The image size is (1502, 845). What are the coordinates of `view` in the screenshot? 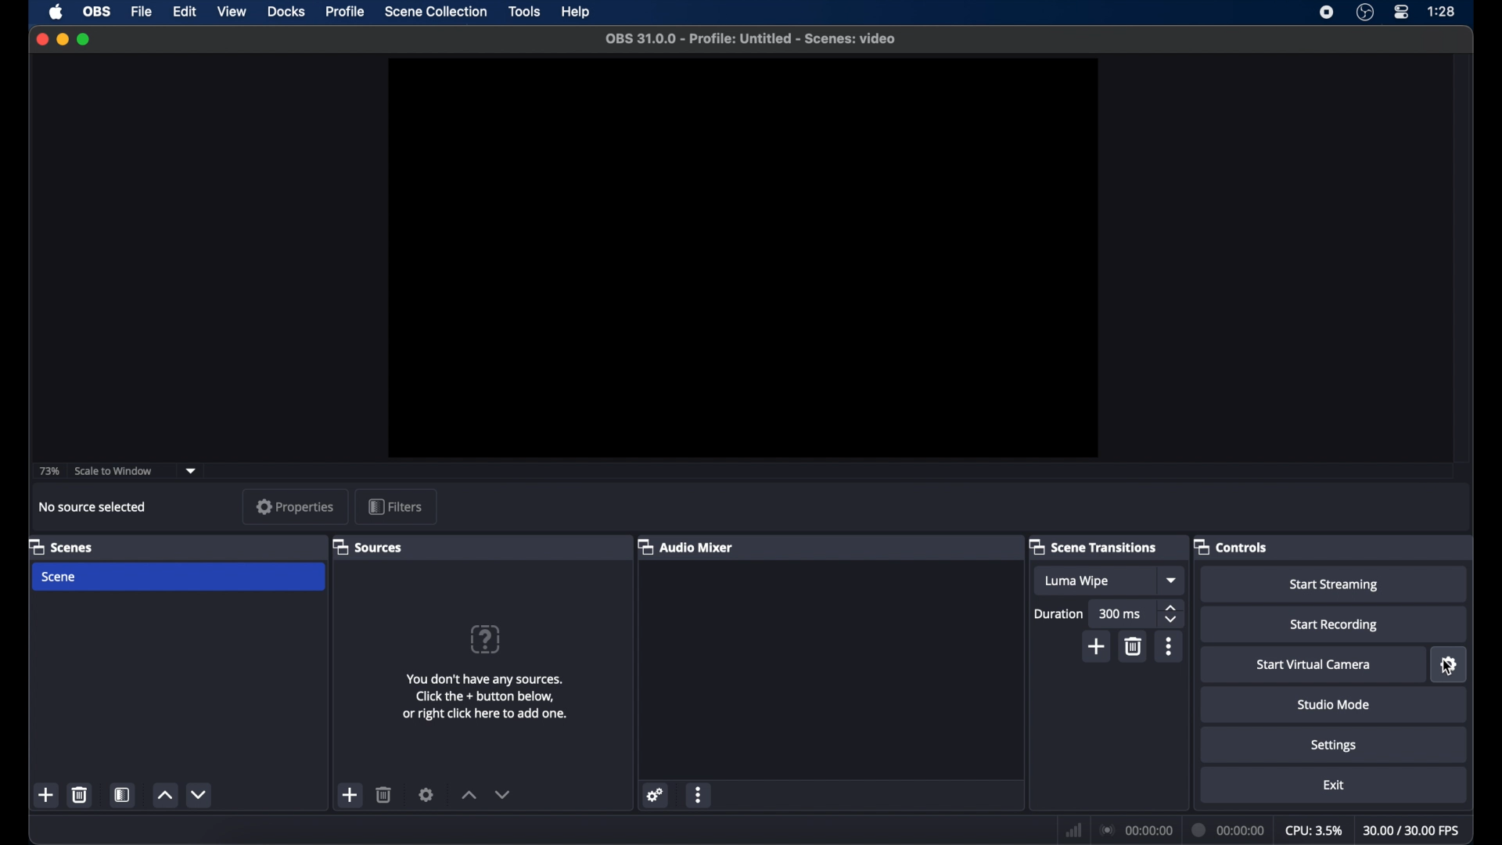 It's located at (232, 13).